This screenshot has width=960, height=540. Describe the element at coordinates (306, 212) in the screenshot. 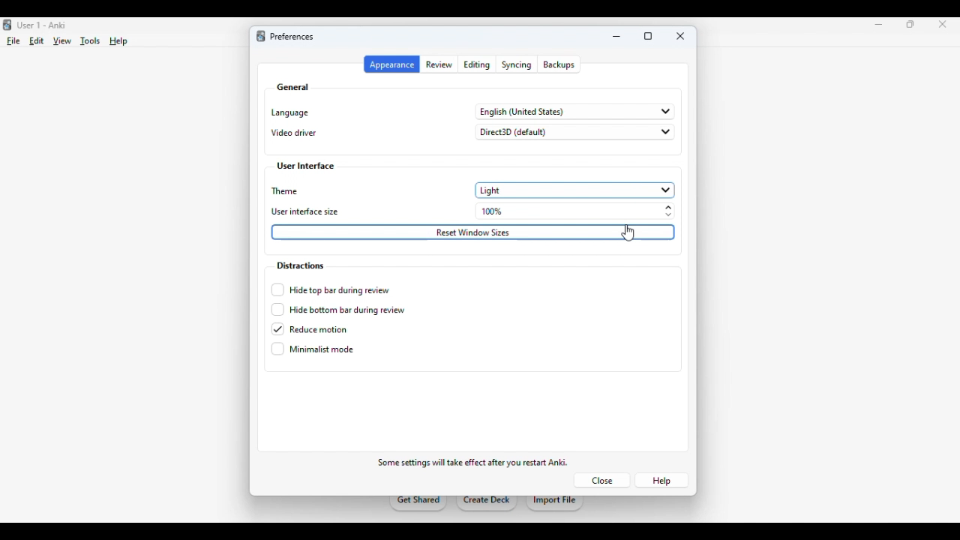

I see `user interface size` at that location.